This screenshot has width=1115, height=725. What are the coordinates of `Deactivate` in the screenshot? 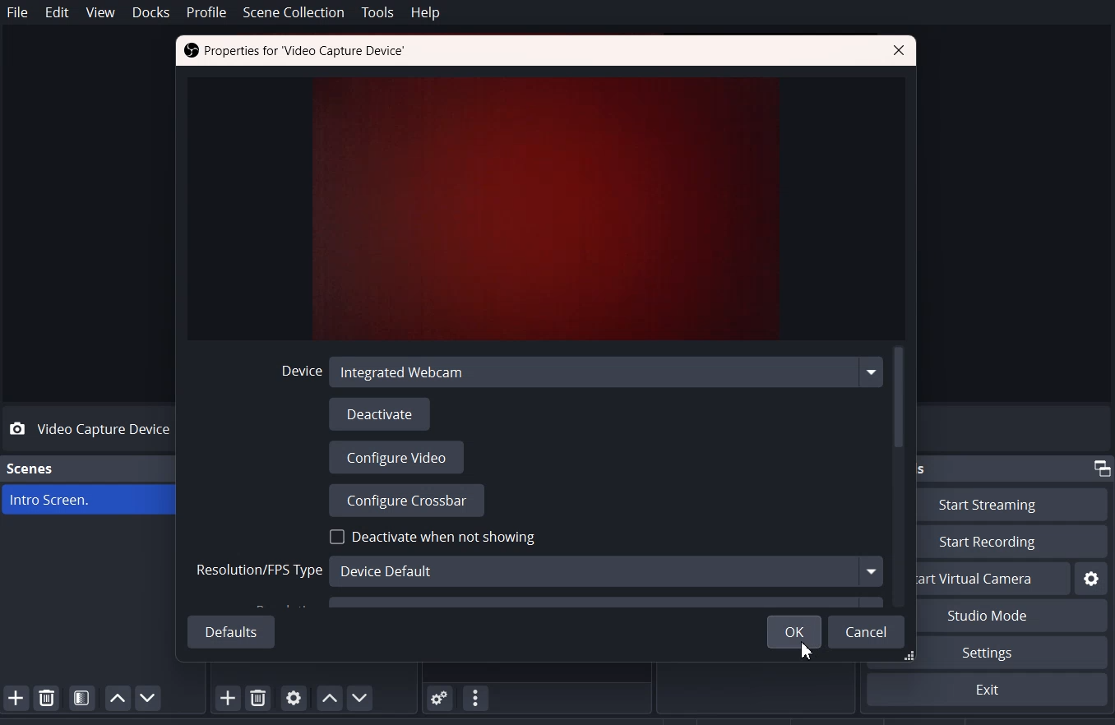 It's located at (382, 414).